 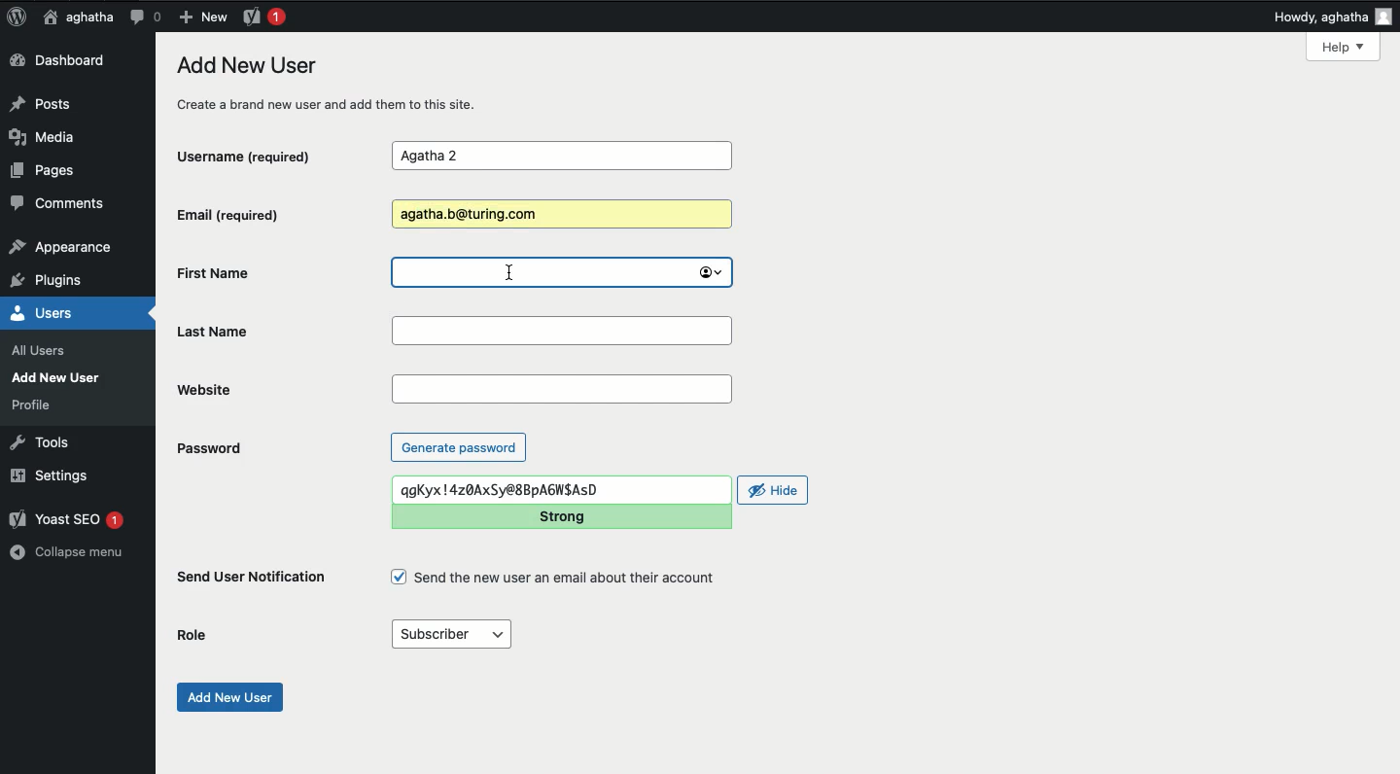 I want to click on Send user notification , so click(x=253, y=580).